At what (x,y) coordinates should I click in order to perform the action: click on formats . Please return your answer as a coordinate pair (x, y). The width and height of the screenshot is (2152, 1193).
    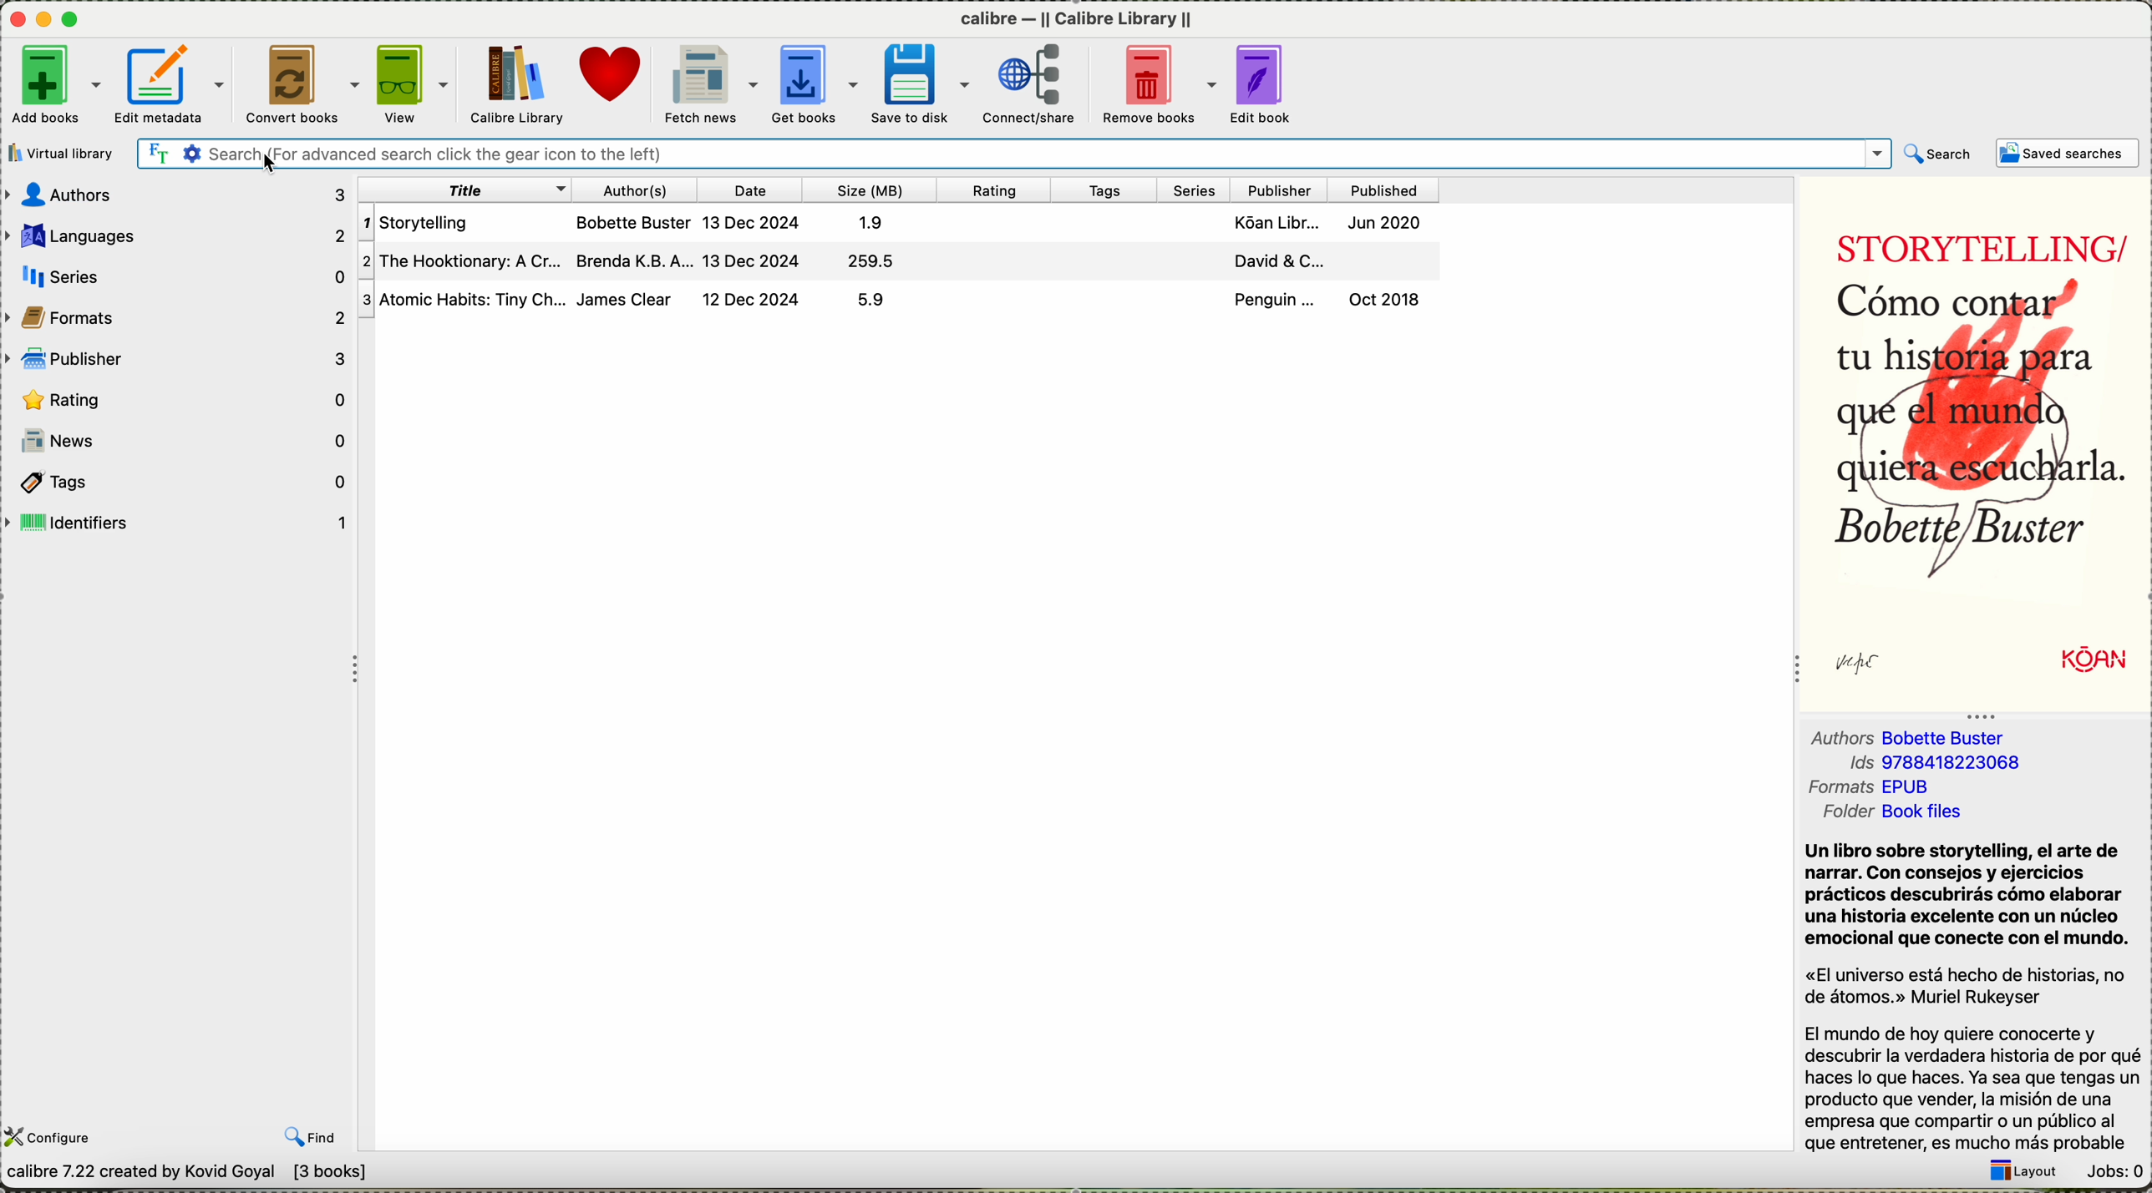
    Looking at the image, I should click on (1840, 789).